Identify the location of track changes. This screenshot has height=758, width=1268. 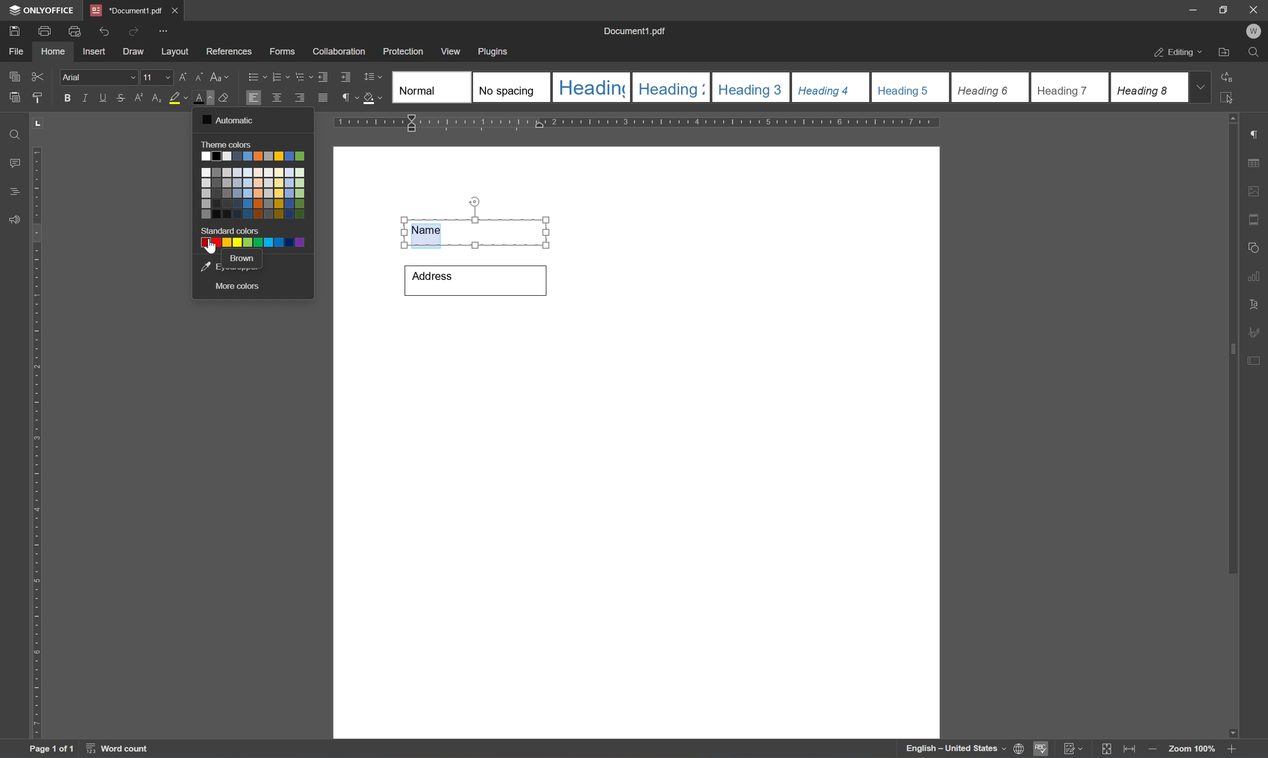
(1074, 749).